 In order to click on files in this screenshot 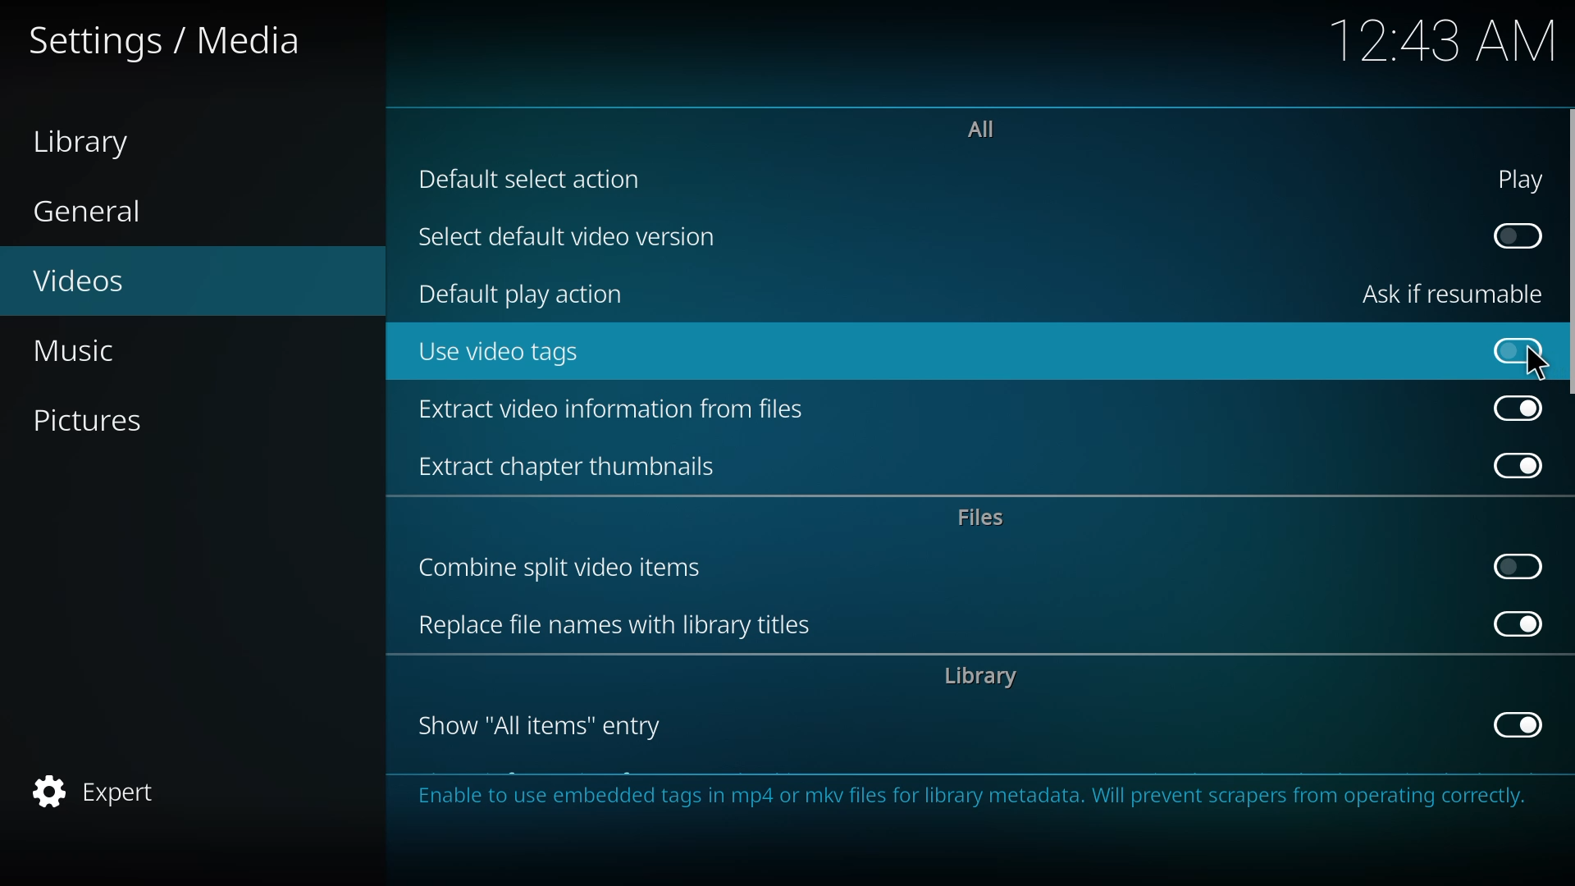, I will do `click(986, 516)`.